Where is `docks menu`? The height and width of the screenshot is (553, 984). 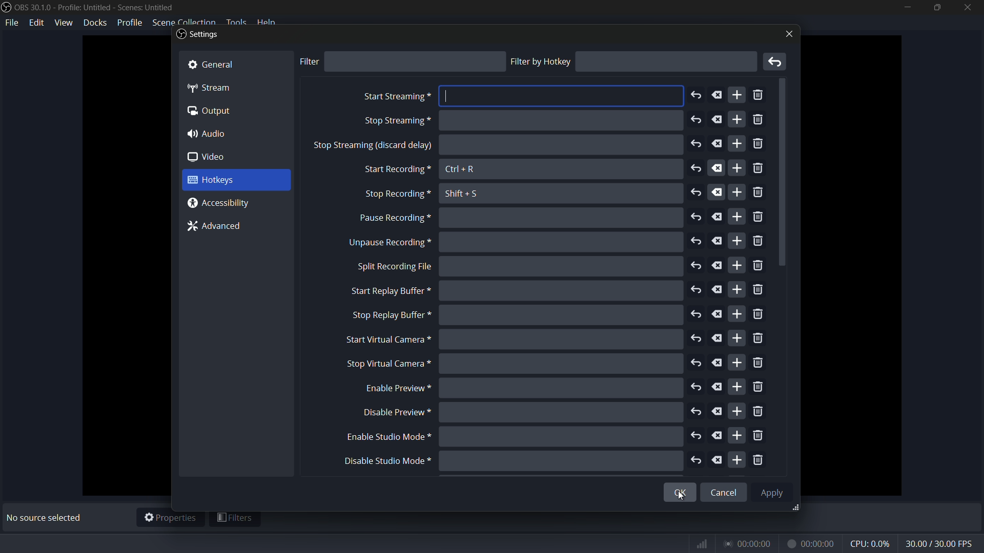
docks menu is located at coordinates (96, 22).